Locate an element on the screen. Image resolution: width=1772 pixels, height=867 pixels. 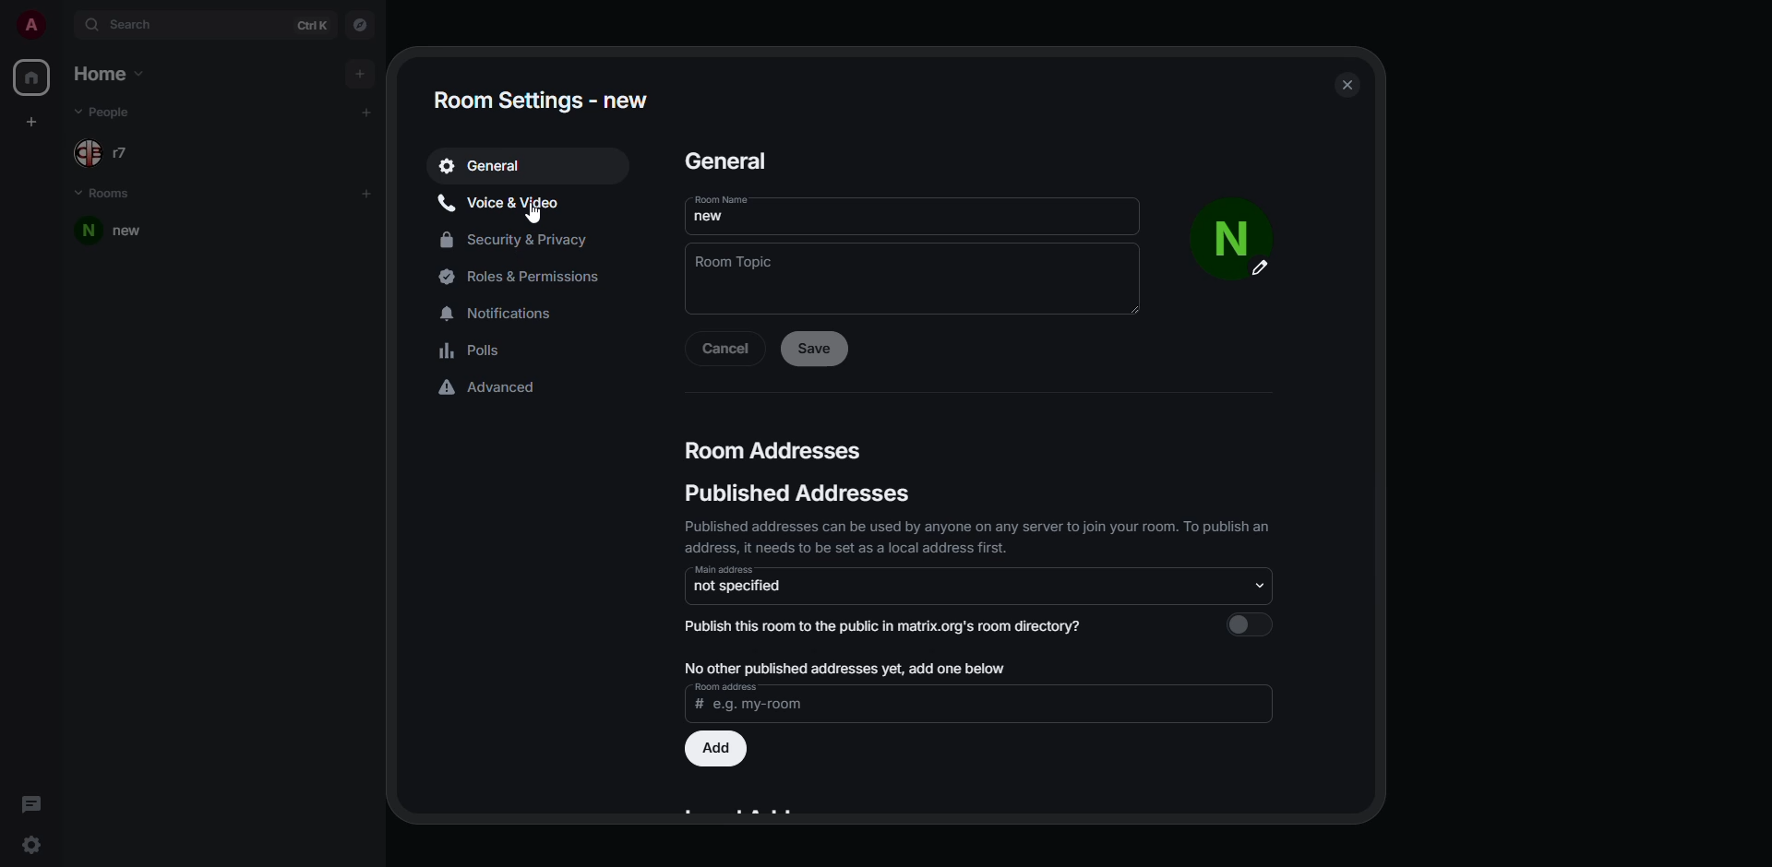
room address is located at coordinates (757, 697).